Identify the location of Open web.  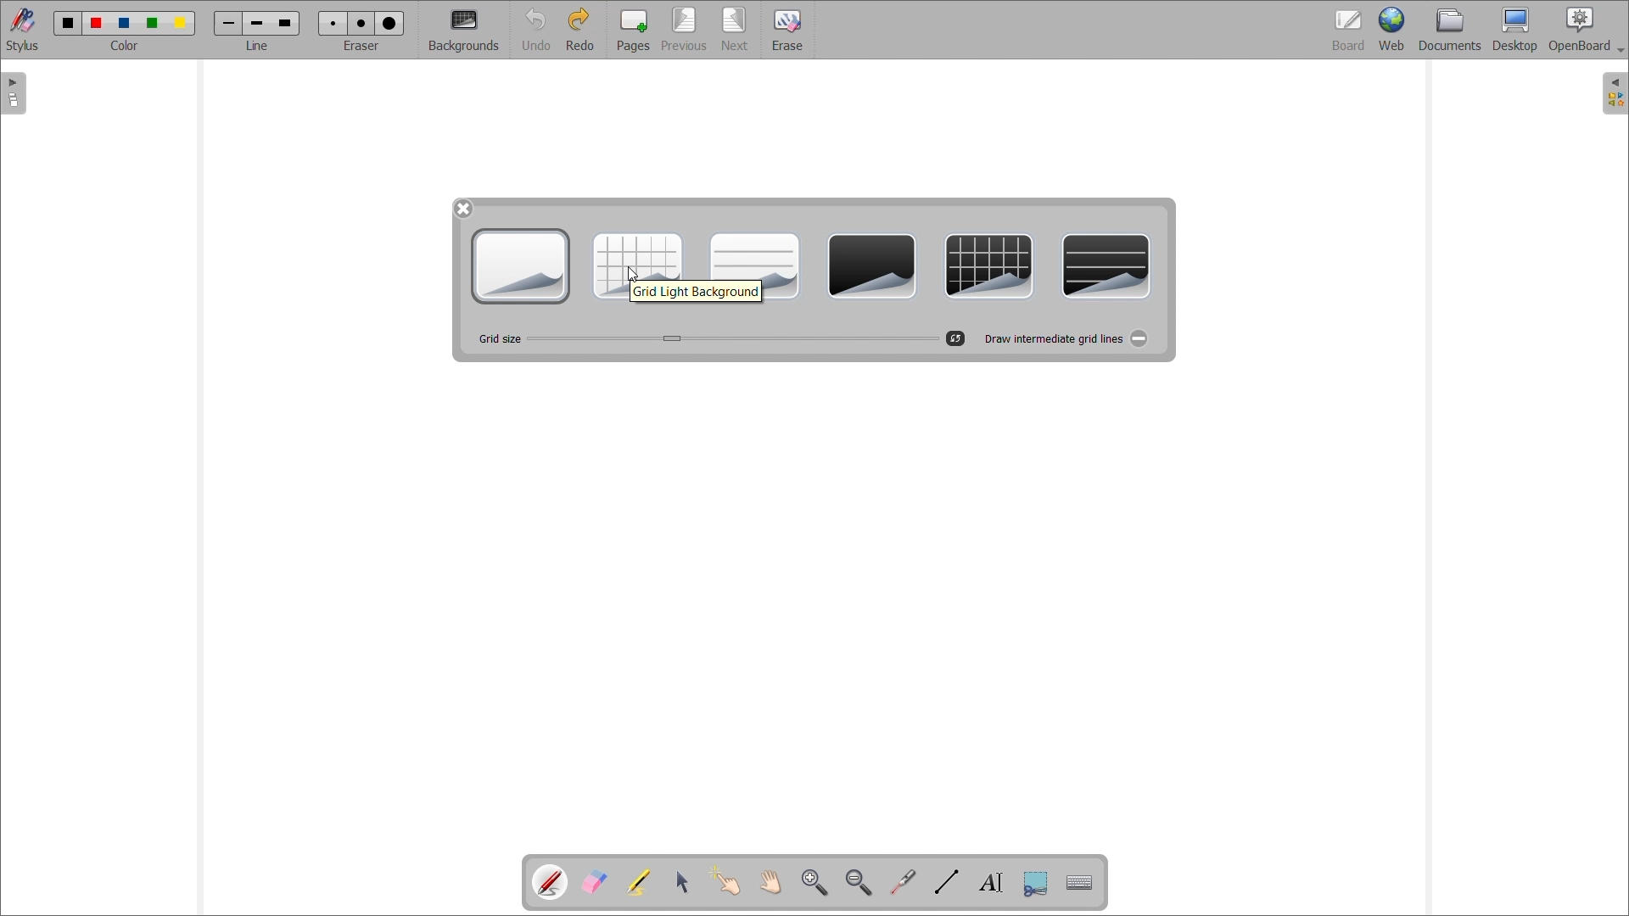
(1392, 29).